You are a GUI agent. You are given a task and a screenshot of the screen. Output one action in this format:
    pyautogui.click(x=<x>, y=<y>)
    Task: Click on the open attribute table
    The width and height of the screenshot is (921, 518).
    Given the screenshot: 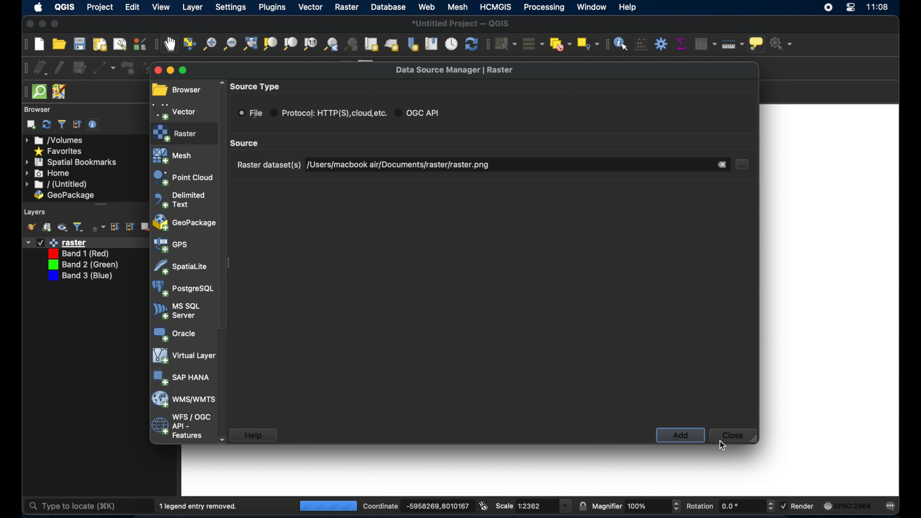 What is the action you would take?
    pyautogui.click(x=704, y=43)
    